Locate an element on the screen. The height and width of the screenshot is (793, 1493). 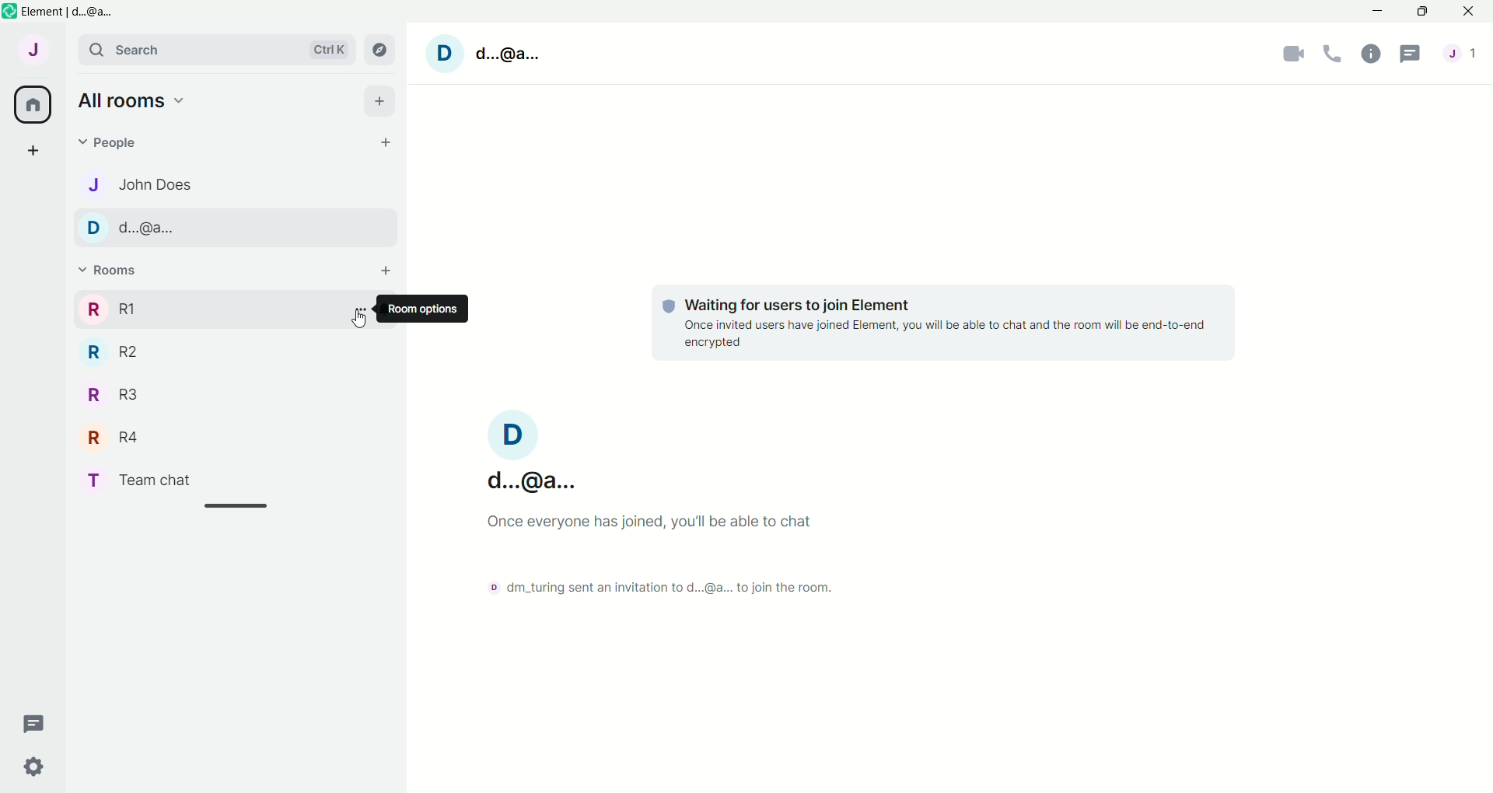
John Does is located at coordinates (156, 187).